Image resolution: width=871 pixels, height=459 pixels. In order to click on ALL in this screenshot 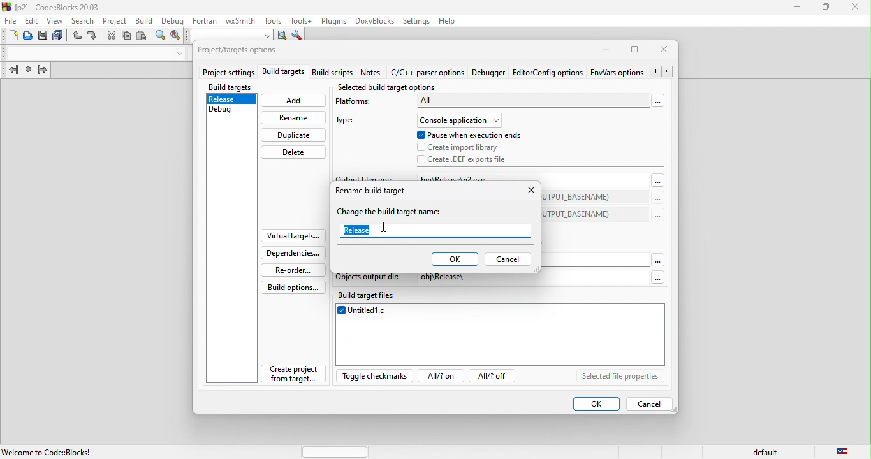, I will do `click(532, 101)`.